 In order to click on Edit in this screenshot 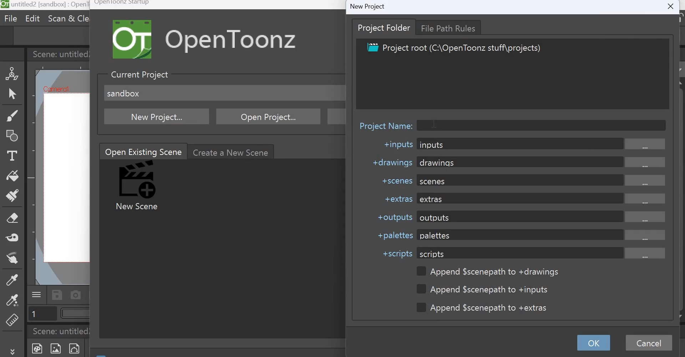, I will do `click(31, 18)`.